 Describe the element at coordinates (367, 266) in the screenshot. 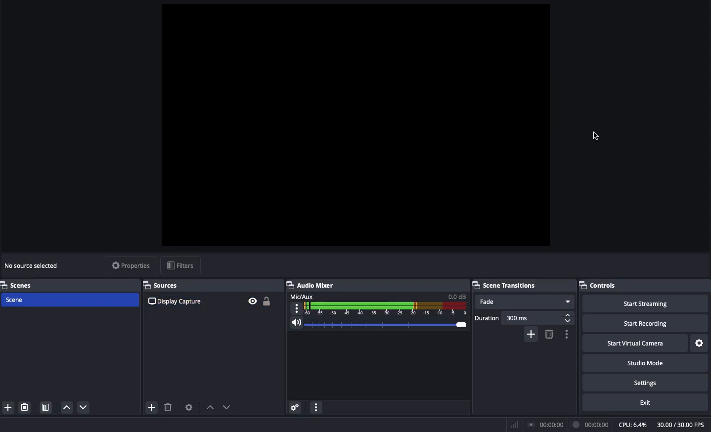

I see `Display` at that location.